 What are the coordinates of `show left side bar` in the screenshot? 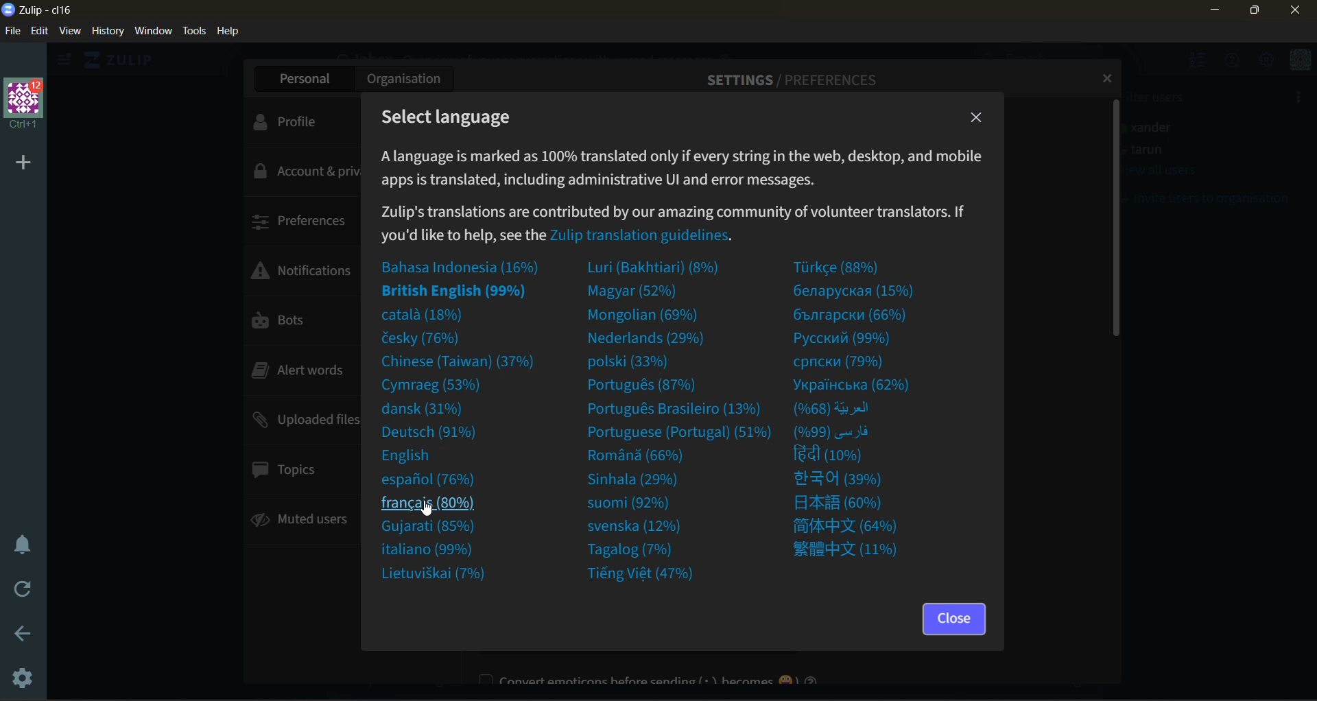 It's located at (64, 60).